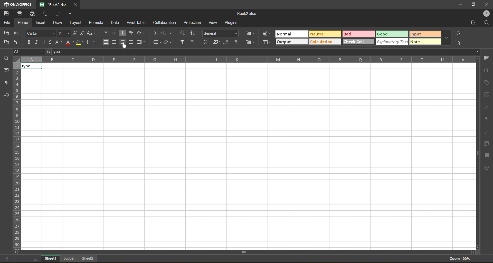  I want to click on open location, so click(473, 23).